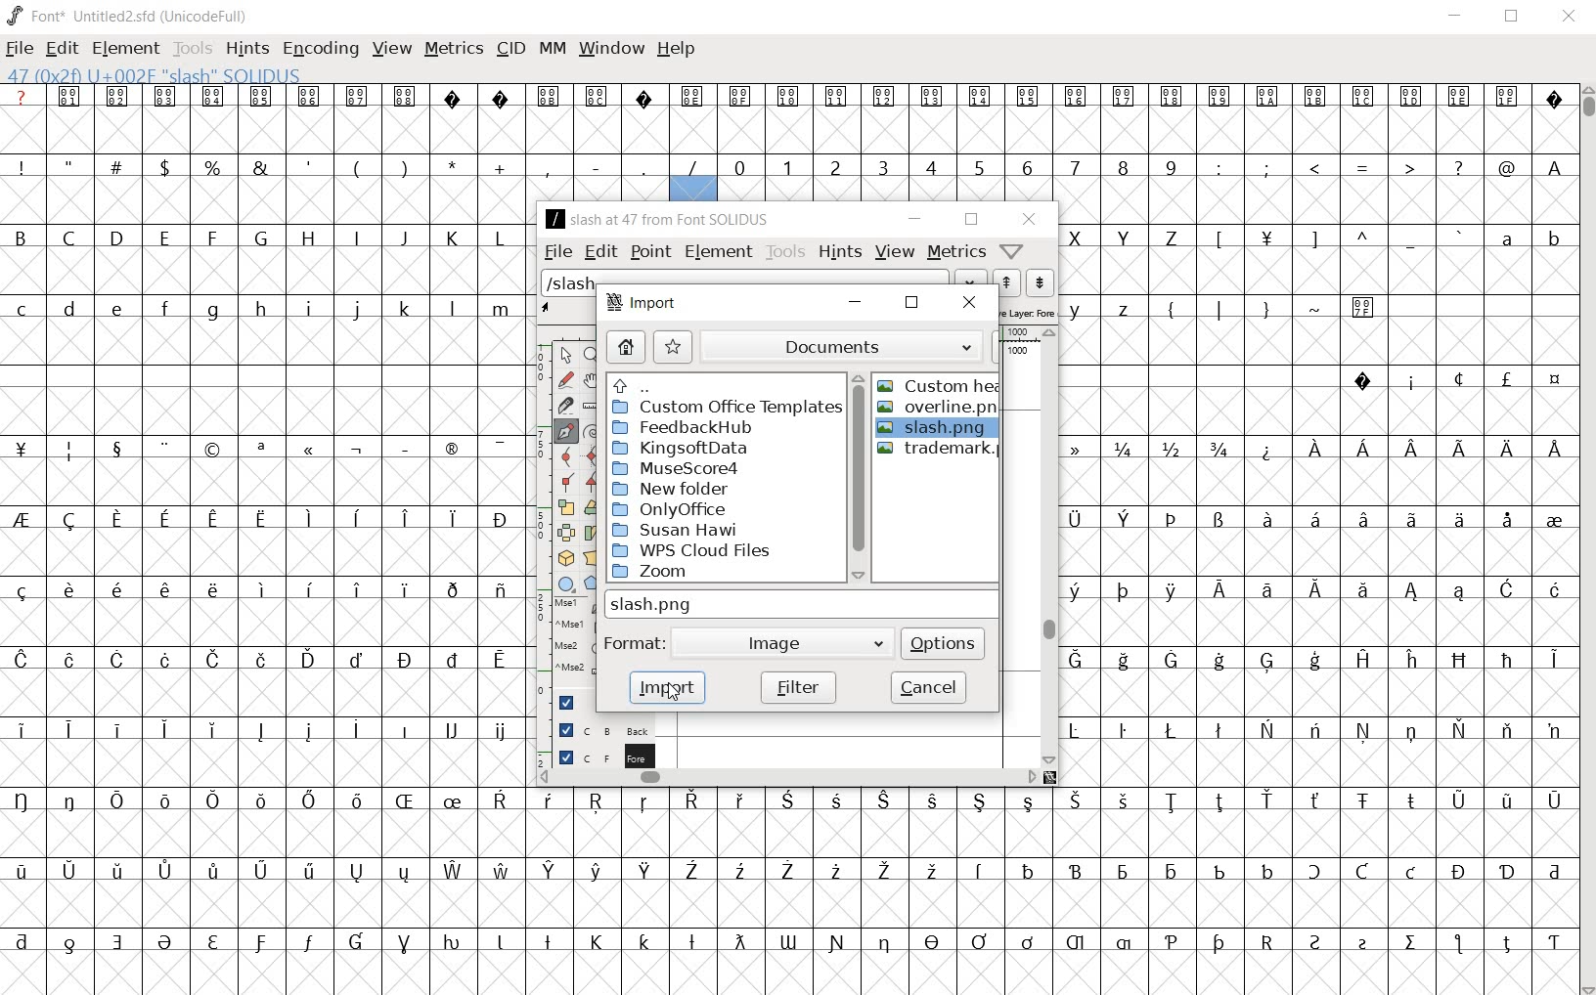  Describe the element at coordinates (597, 728) in the screenshot. I see `background` at that location.